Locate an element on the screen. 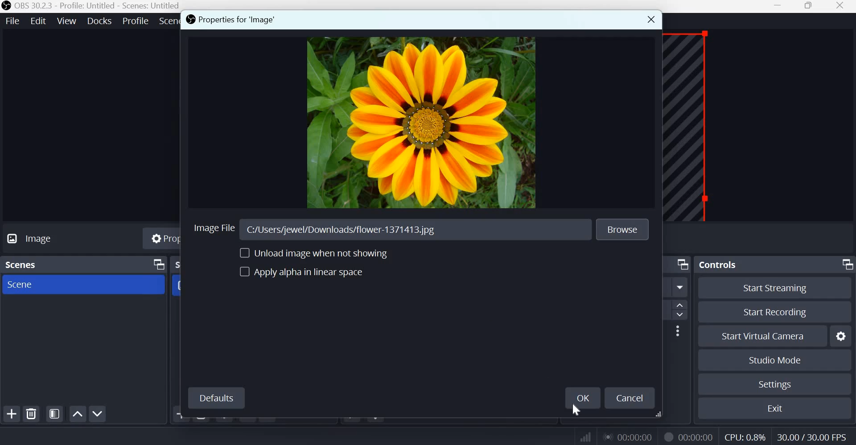 The width and height of the screenshot is (856, 445). Exit is located at coordinates (776, 407).